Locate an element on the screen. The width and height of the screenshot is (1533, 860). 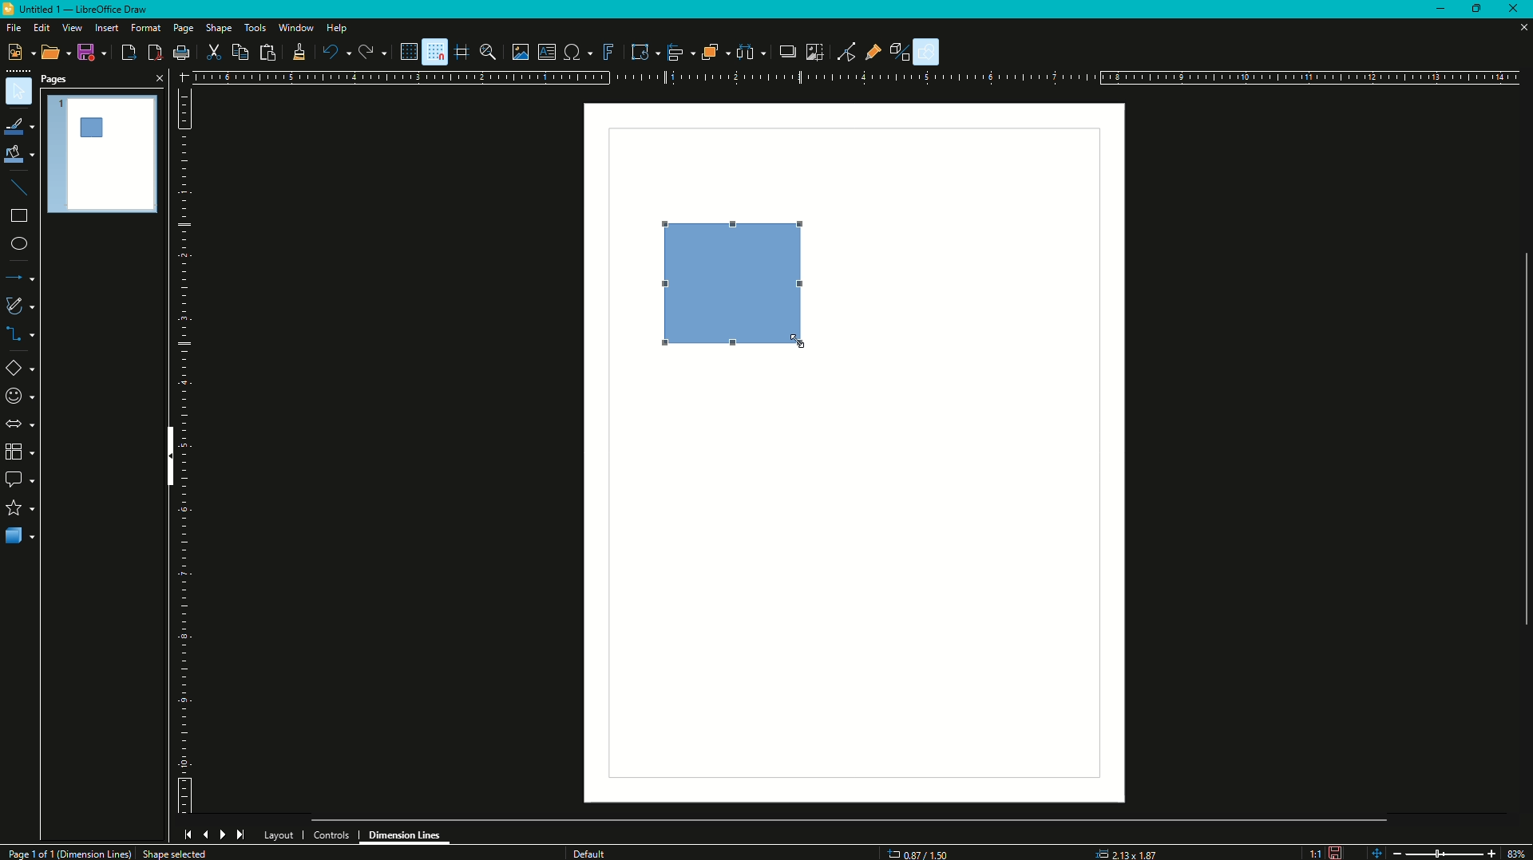
Connectors is located at coordinates (21, 336).